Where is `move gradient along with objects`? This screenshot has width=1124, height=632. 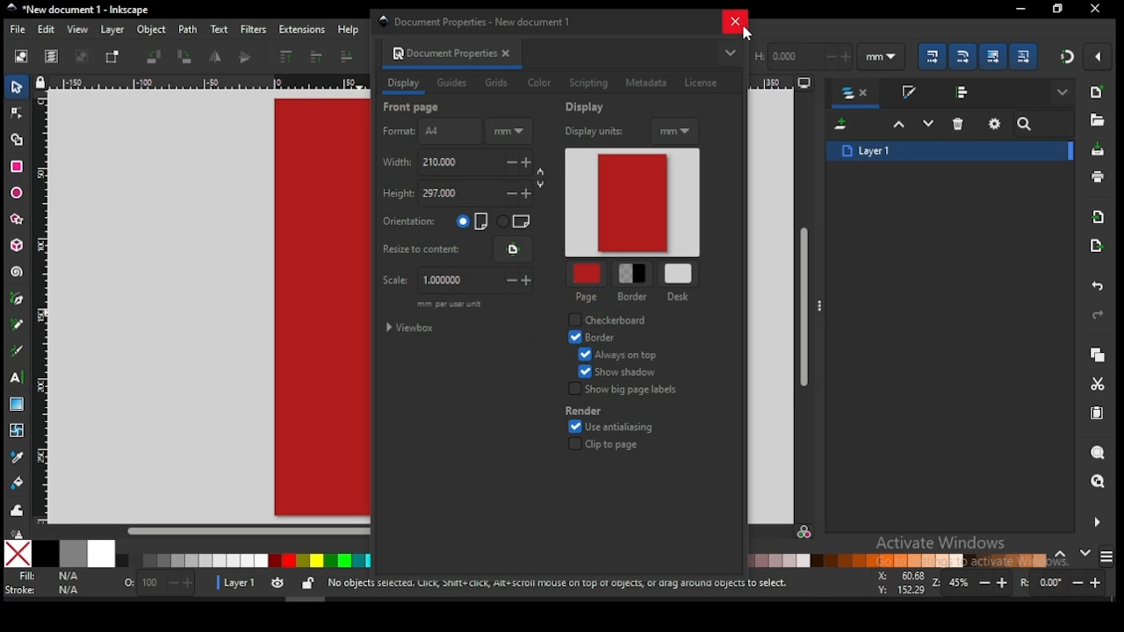 move gradient along with objects is located at coordinates (993, 56).